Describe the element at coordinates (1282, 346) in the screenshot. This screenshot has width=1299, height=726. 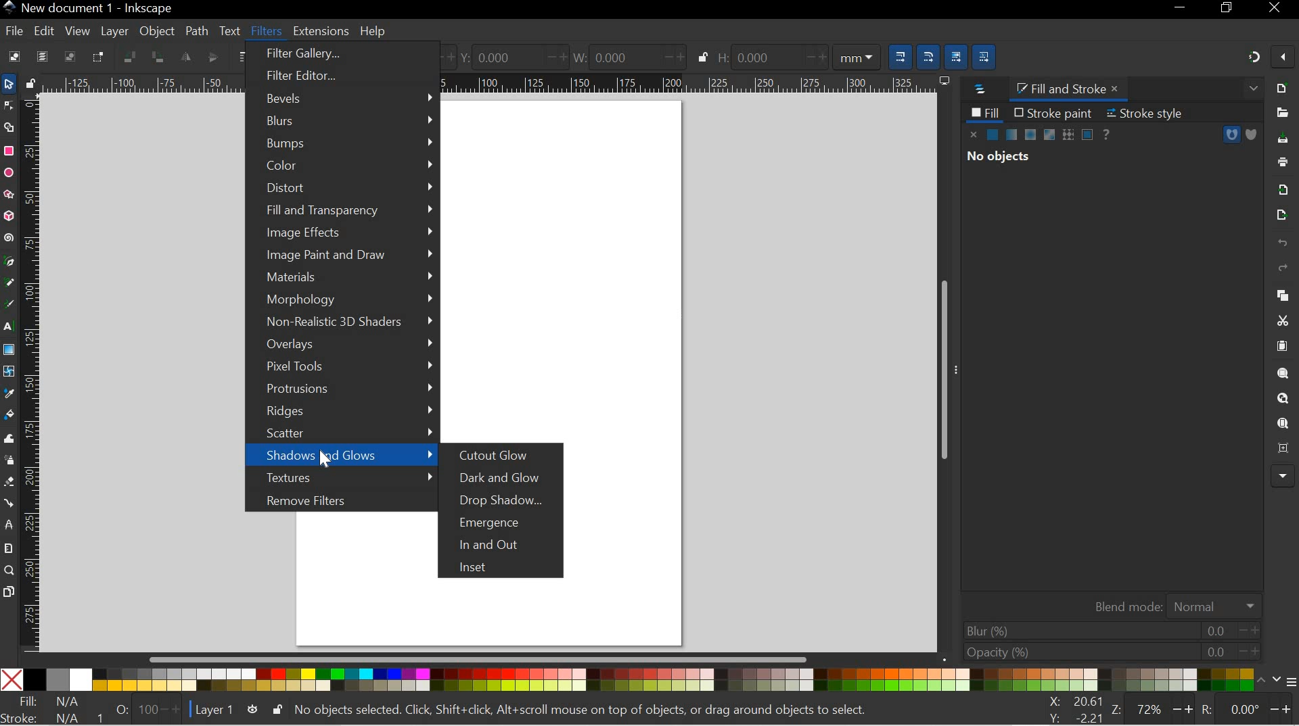
I see `PASTE` at that location.